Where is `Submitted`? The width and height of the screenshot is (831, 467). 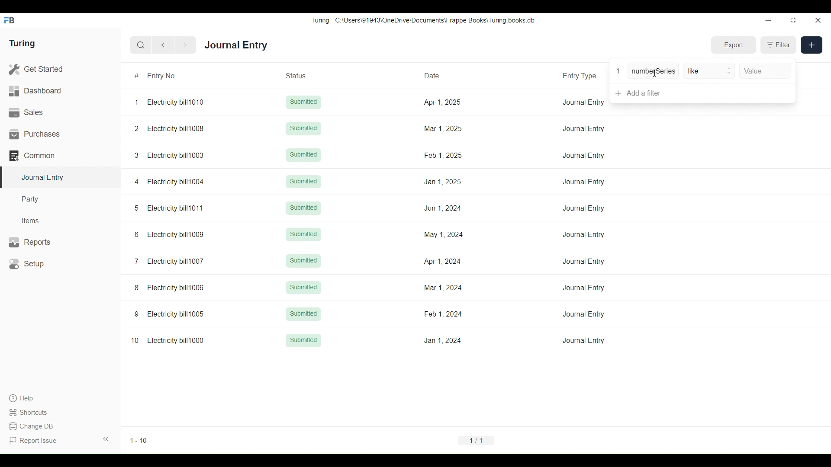
Submitted is located at coordinates (304, 102).